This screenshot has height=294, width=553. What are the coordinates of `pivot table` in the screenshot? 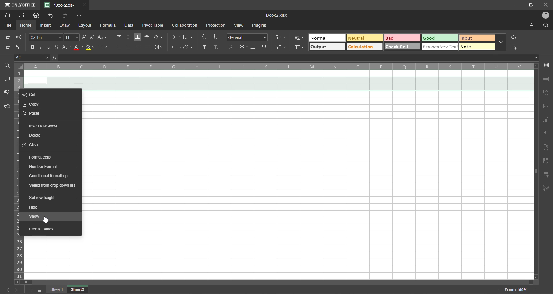 It's located at (153, 25).